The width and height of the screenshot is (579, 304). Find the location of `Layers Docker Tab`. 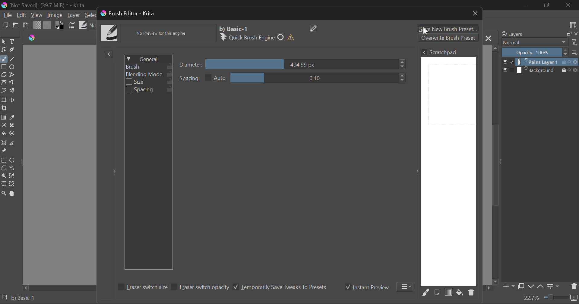

Layers Docker Tab is located at coordinates (539, 34).